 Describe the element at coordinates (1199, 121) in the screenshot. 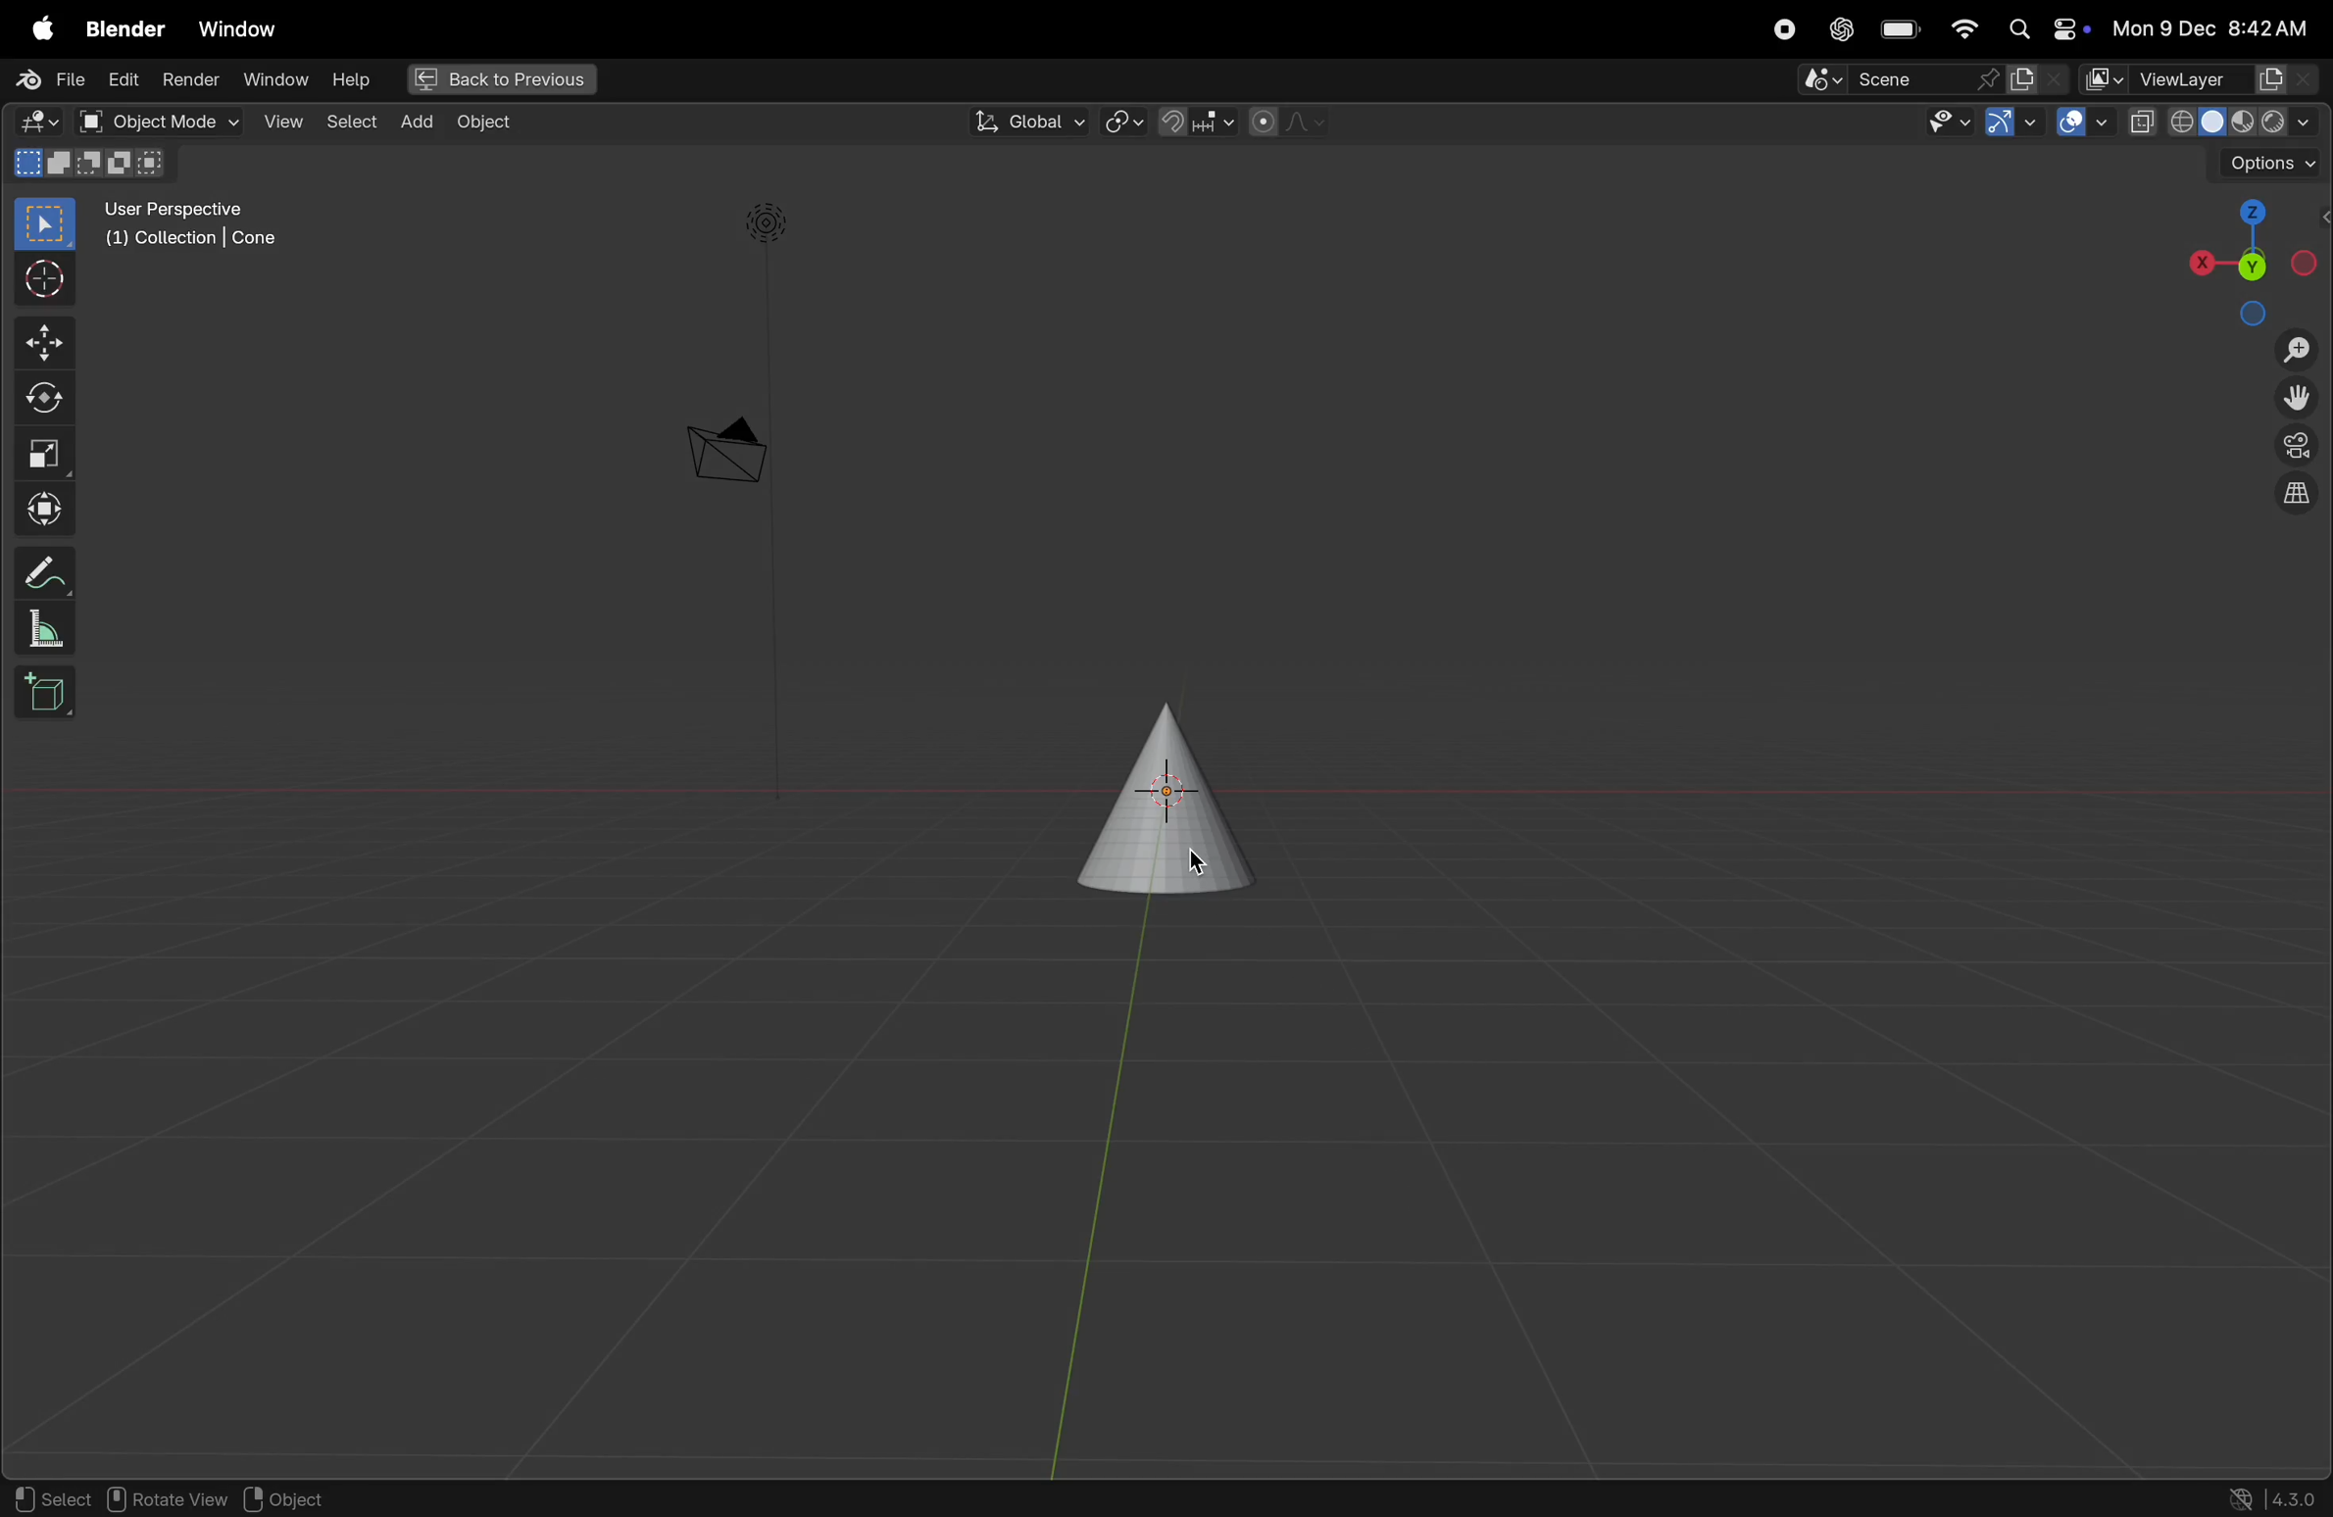

I see `snapping` at that location.